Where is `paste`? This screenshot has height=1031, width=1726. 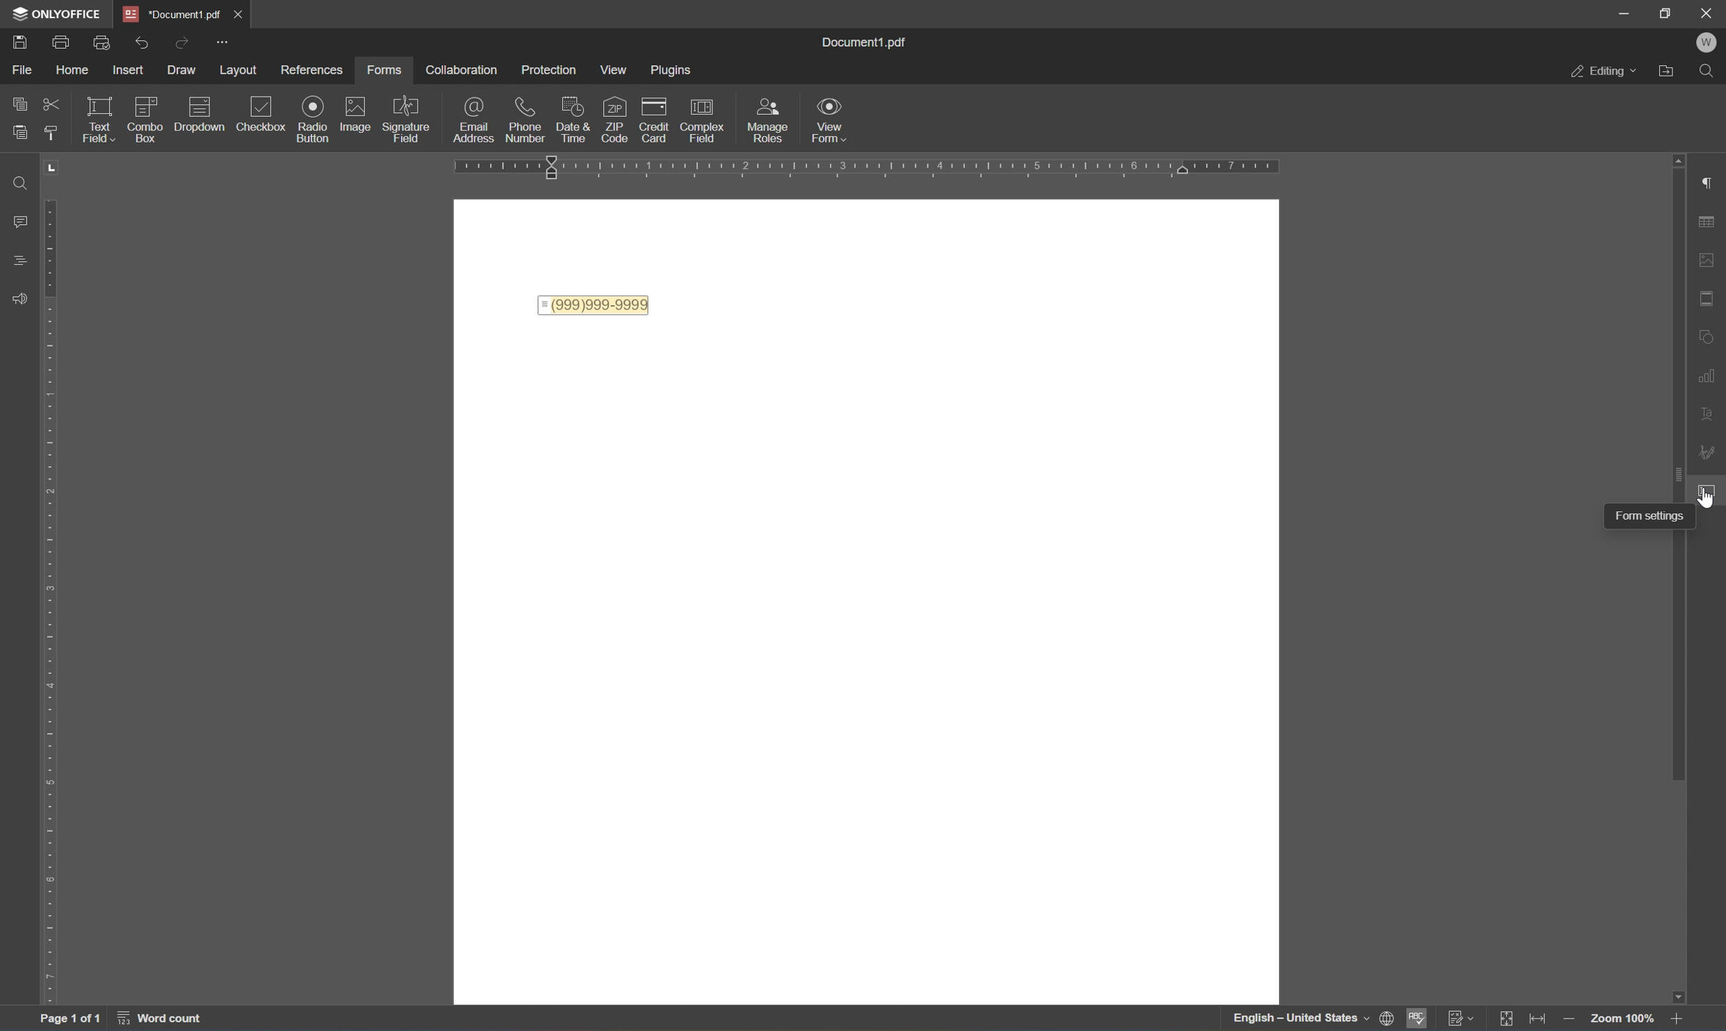 paste is located at coordinates (21, 133).